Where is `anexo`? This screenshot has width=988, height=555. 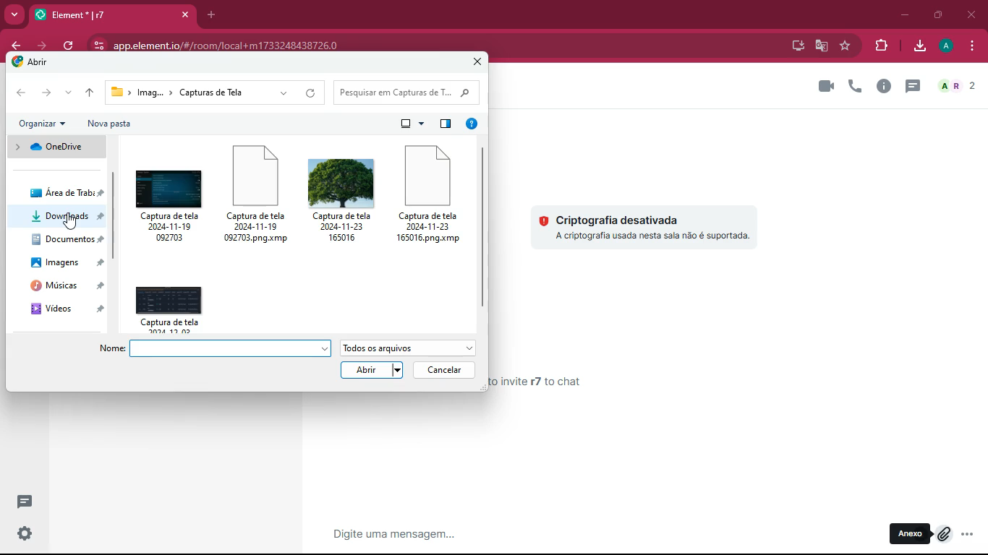 anexo is located at coordinates (911, 535).